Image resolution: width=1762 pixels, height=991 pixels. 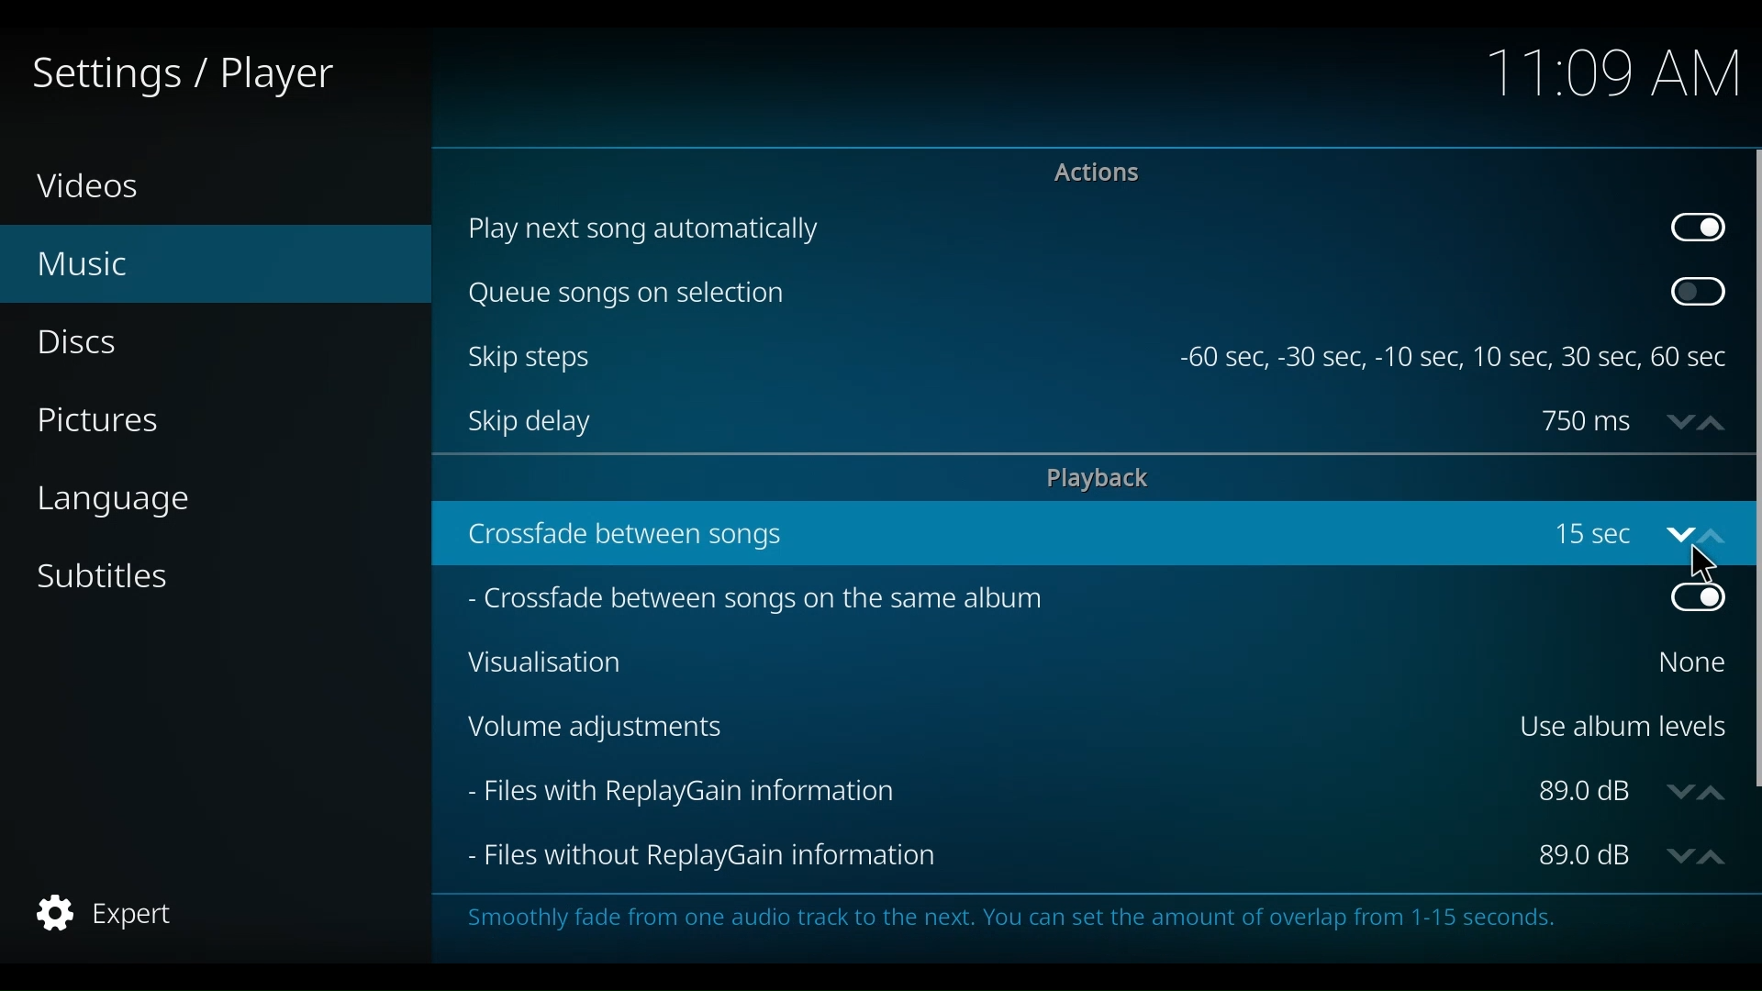 I want to click on Pictures, so click(x=103, y=419).